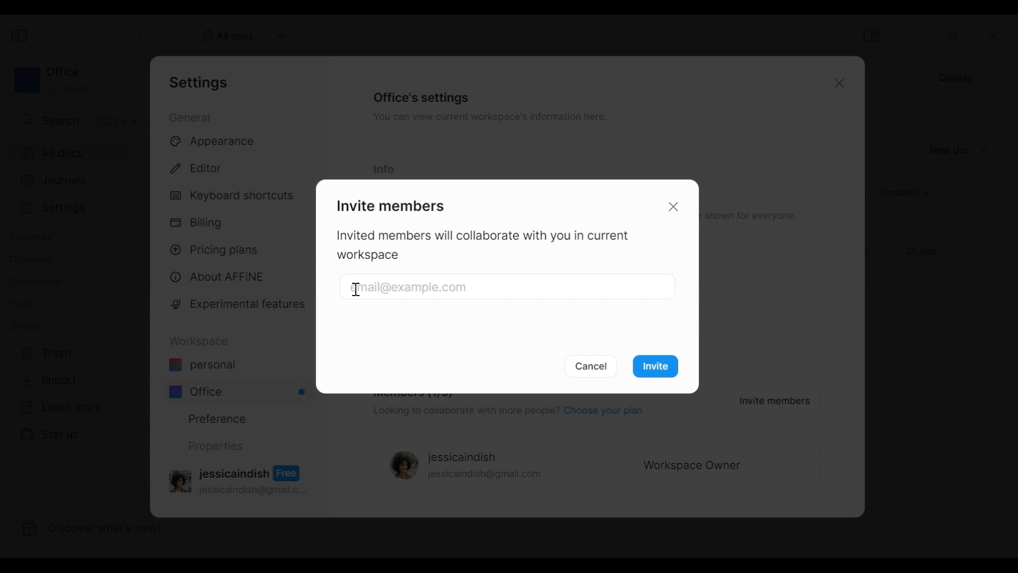 This screenshot has height=573, width=1018. I want to click on Favorites, so click(34, 237).